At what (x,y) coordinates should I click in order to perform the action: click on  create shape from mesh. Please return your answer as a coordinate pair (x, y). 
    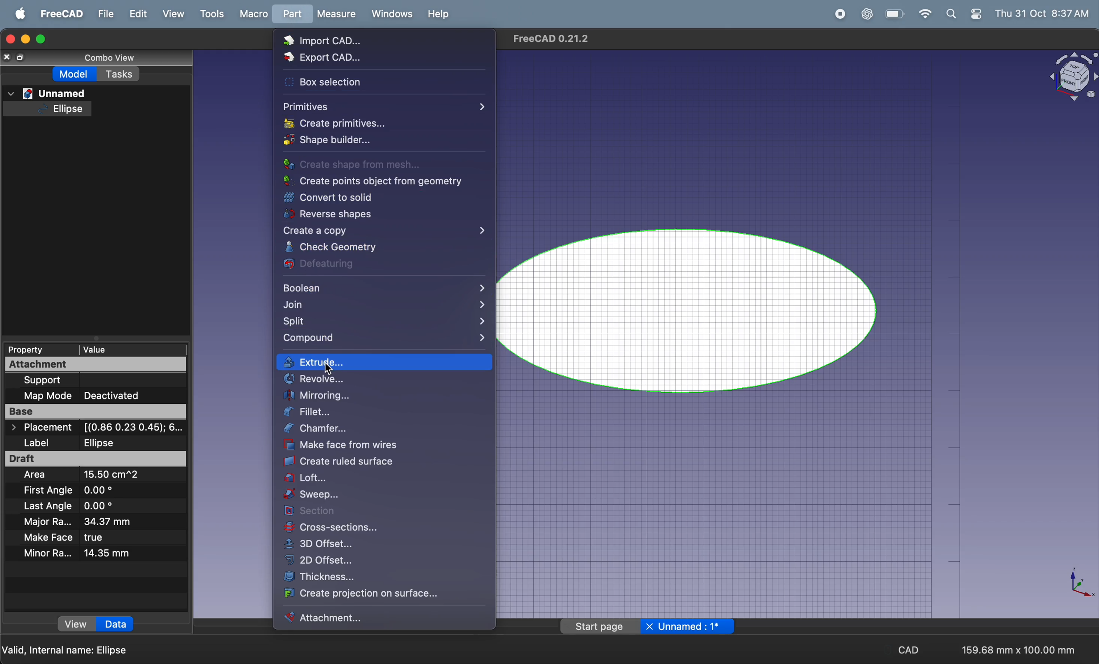
    Looking at the image, I should click on (378, 164).